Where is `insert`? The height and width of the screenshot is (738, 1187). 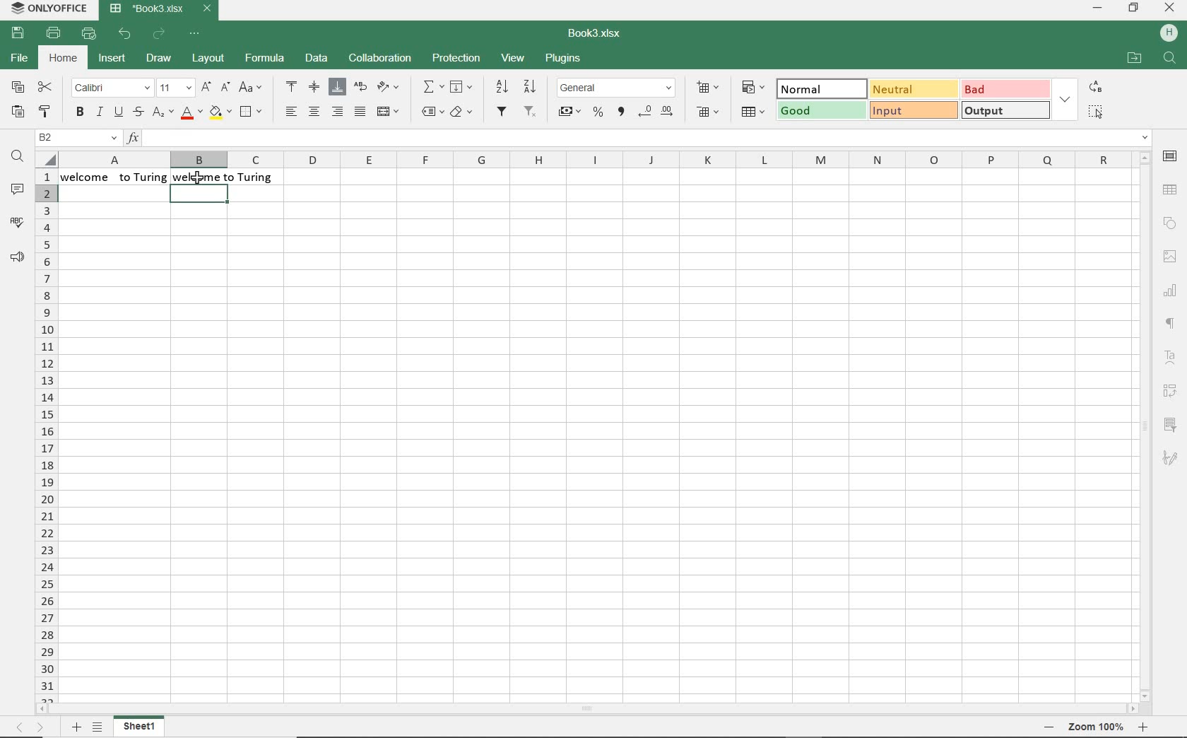 insert is located at coordinates (113, 59).